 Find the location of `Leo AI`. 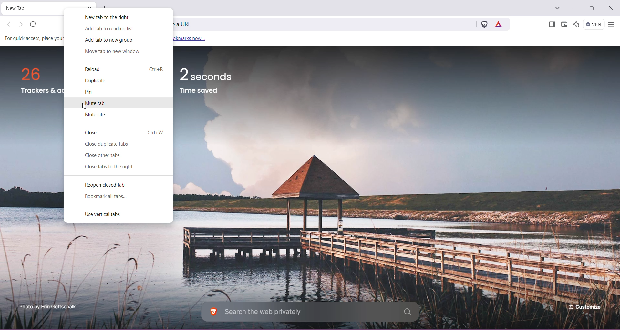

Leo AI is located at coordinates (577, 25).